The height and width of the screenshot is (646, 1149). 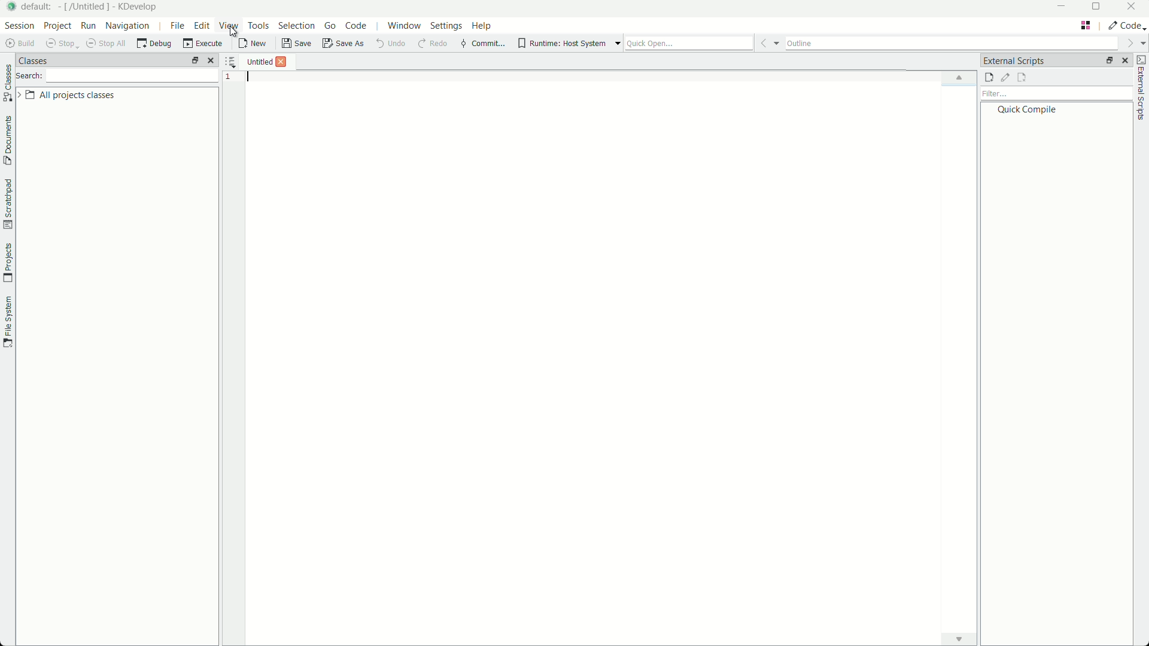 What do you see at coordinates (234, 60) in the screenshot?
I see `show sortec list of opened documents` at bounding box center [234, 60].